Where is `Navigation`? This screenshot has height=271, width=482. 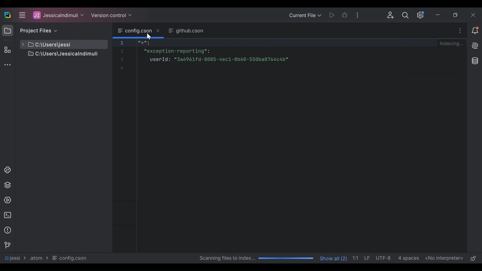 Navigation is located at coordinates (7, 245).